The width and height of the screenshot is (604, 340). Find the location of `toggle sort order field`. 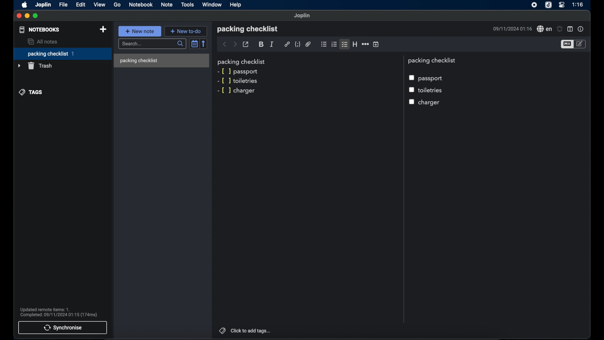

toggle sort order field is located at coordinates (194, 43).